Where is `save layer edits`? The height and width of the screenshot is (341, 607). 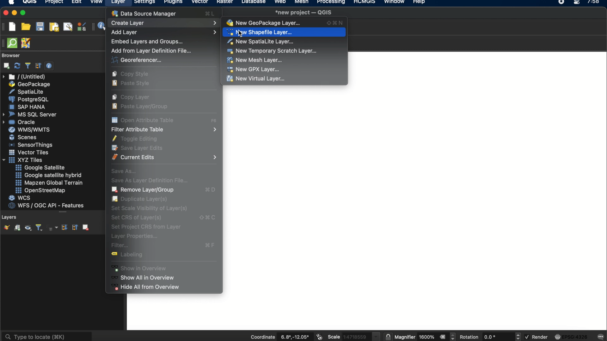
save layer edits is located at coordinates (137, 148).